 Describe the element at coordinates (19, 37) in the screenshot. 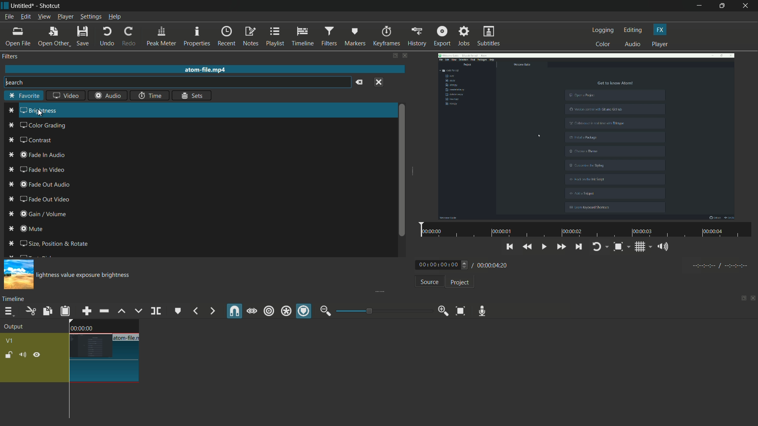

I see `open file` at that location.